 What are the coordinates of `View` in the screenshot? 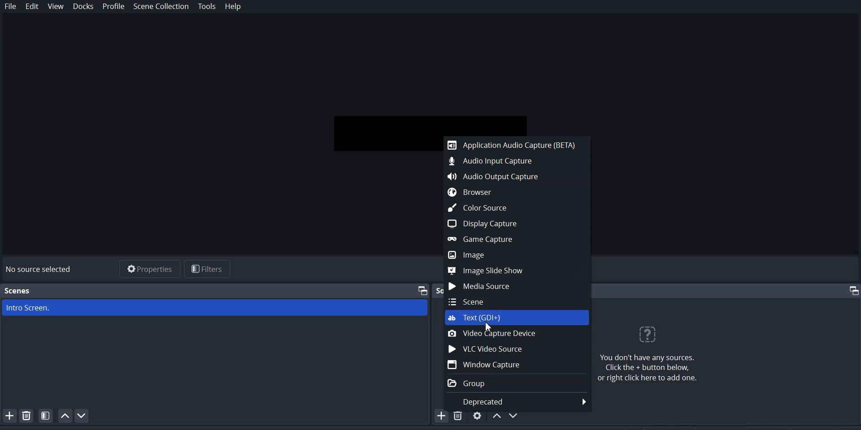 It's located at (56, 7).